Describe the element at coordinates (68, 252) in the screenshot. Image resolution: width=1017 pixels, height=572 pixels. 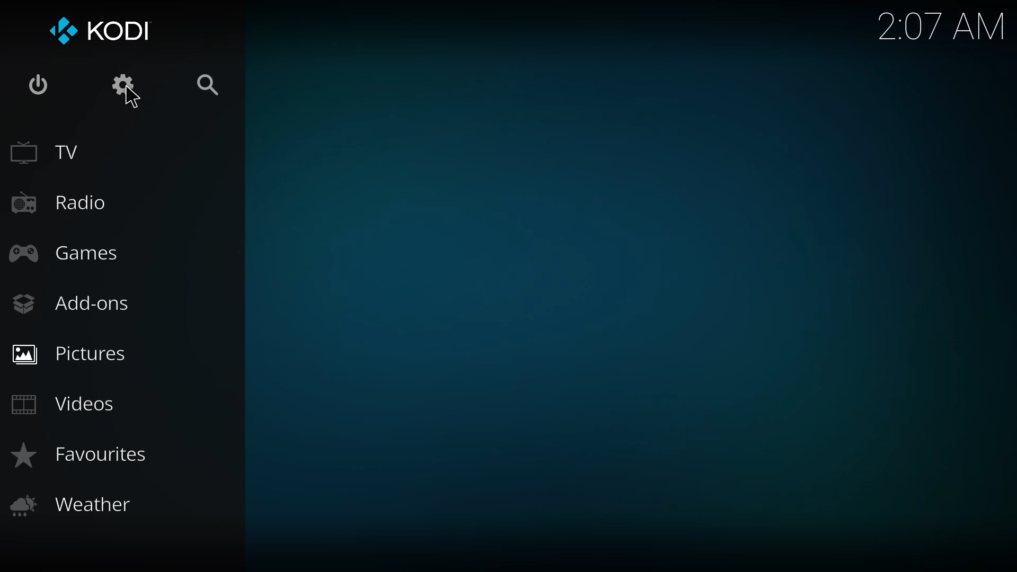
I see `games` at that location.